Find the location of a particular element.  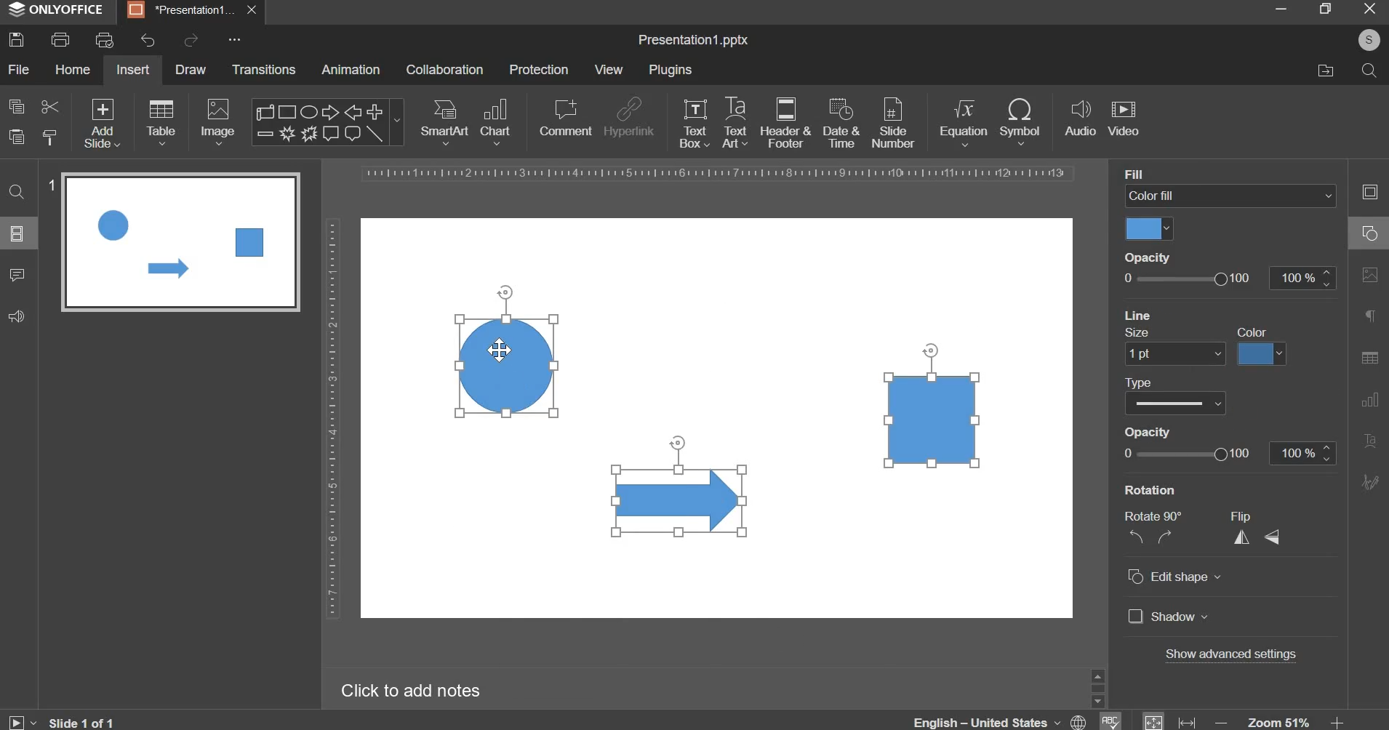

slide setting is located at coordinates (1369, 191).